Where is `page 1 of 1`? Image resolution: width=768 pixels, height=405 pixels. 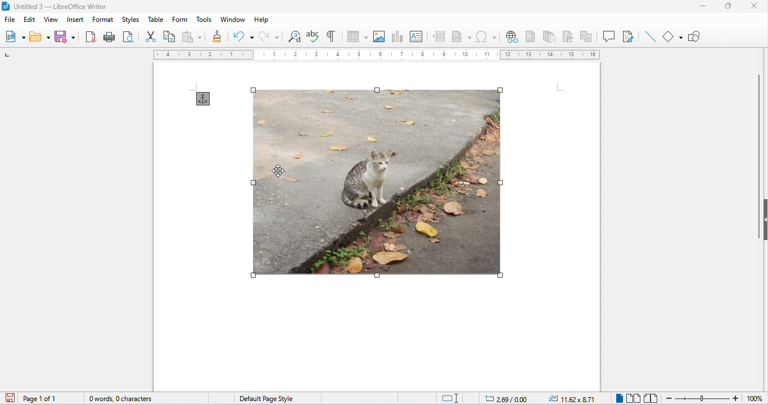 page 1 of 1 is located at coordinates (40, 398).